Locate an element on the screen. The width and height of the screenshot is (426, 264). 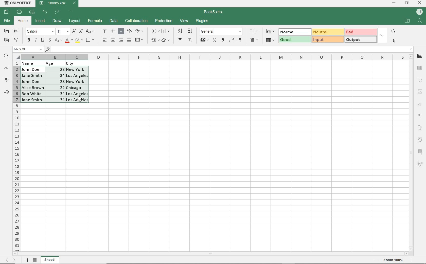
OUTPUT is located at coordinates (361, 39).